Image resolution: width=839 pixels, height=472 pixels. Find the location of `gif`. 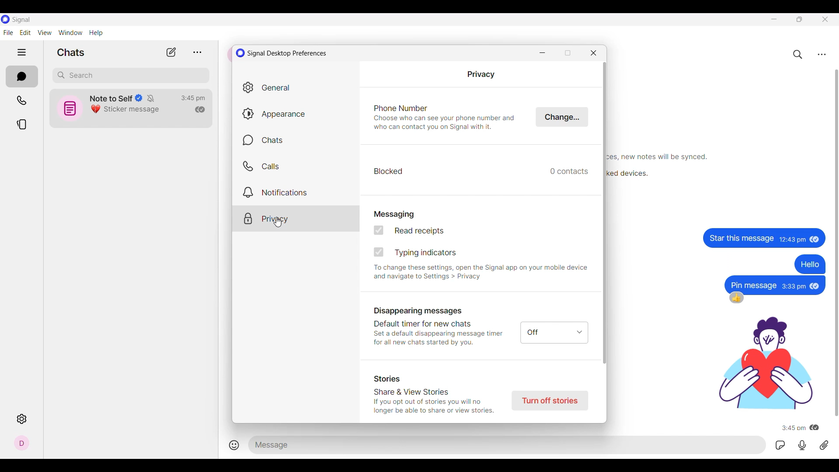

gif is located at coordinates (764, 363).